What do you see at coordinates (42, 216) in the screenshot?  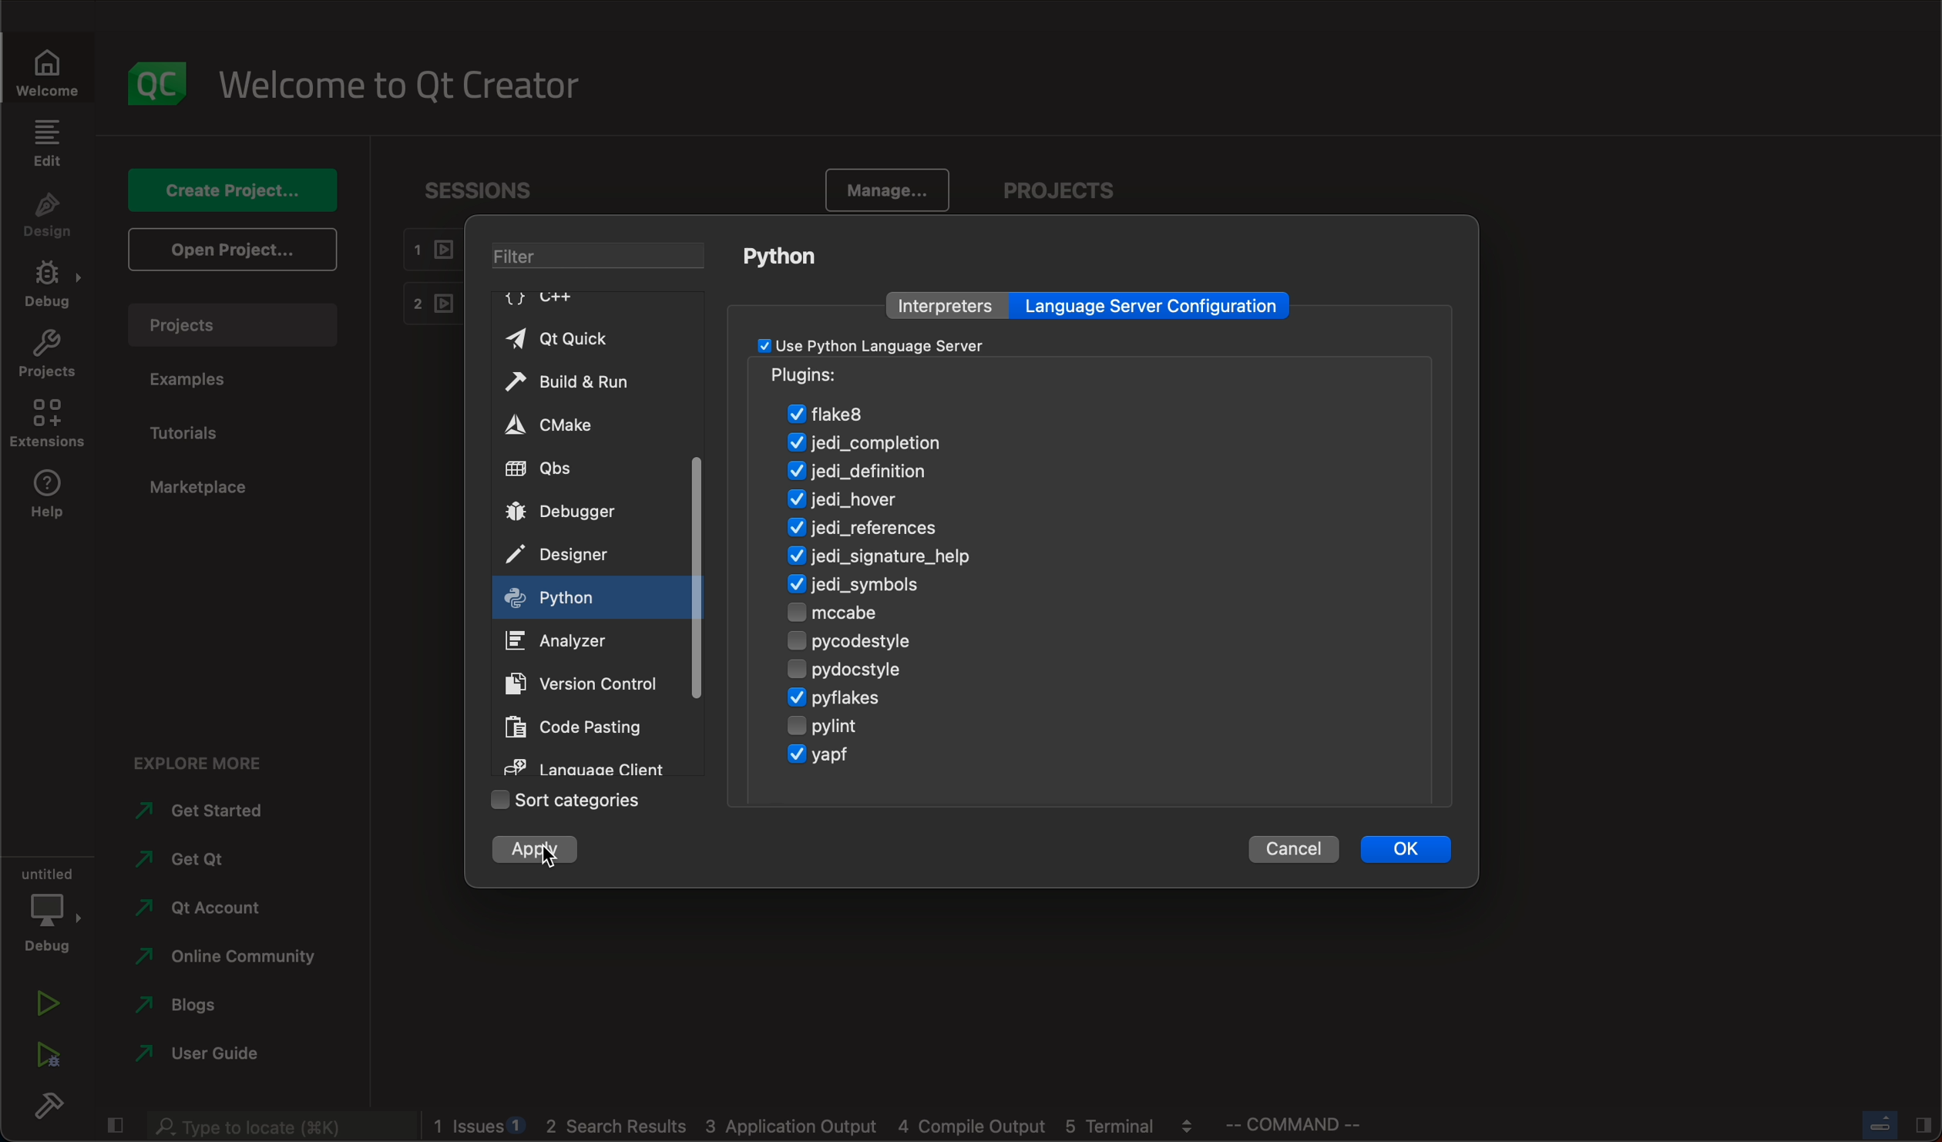 I see `design` at bounding box center [42, 216].